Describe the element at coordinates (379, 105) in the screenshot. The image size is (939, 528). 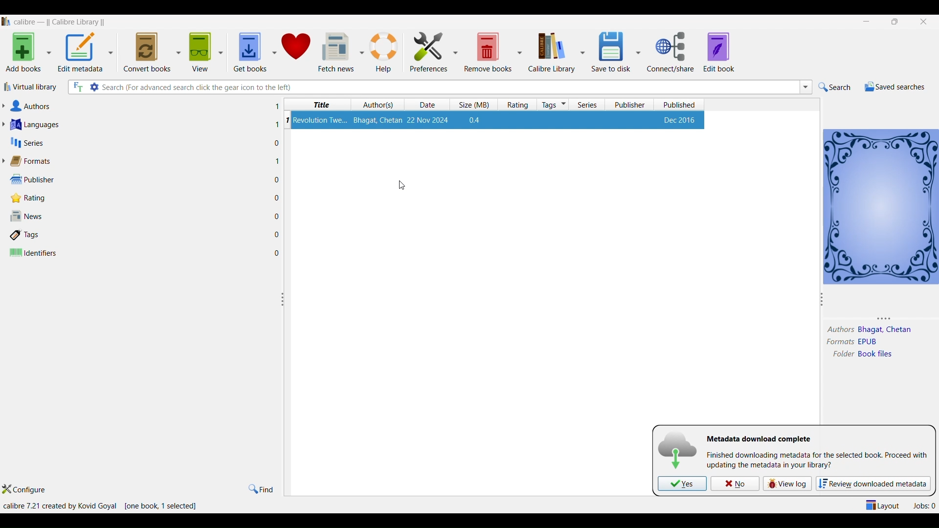
I see `authors` at that location.